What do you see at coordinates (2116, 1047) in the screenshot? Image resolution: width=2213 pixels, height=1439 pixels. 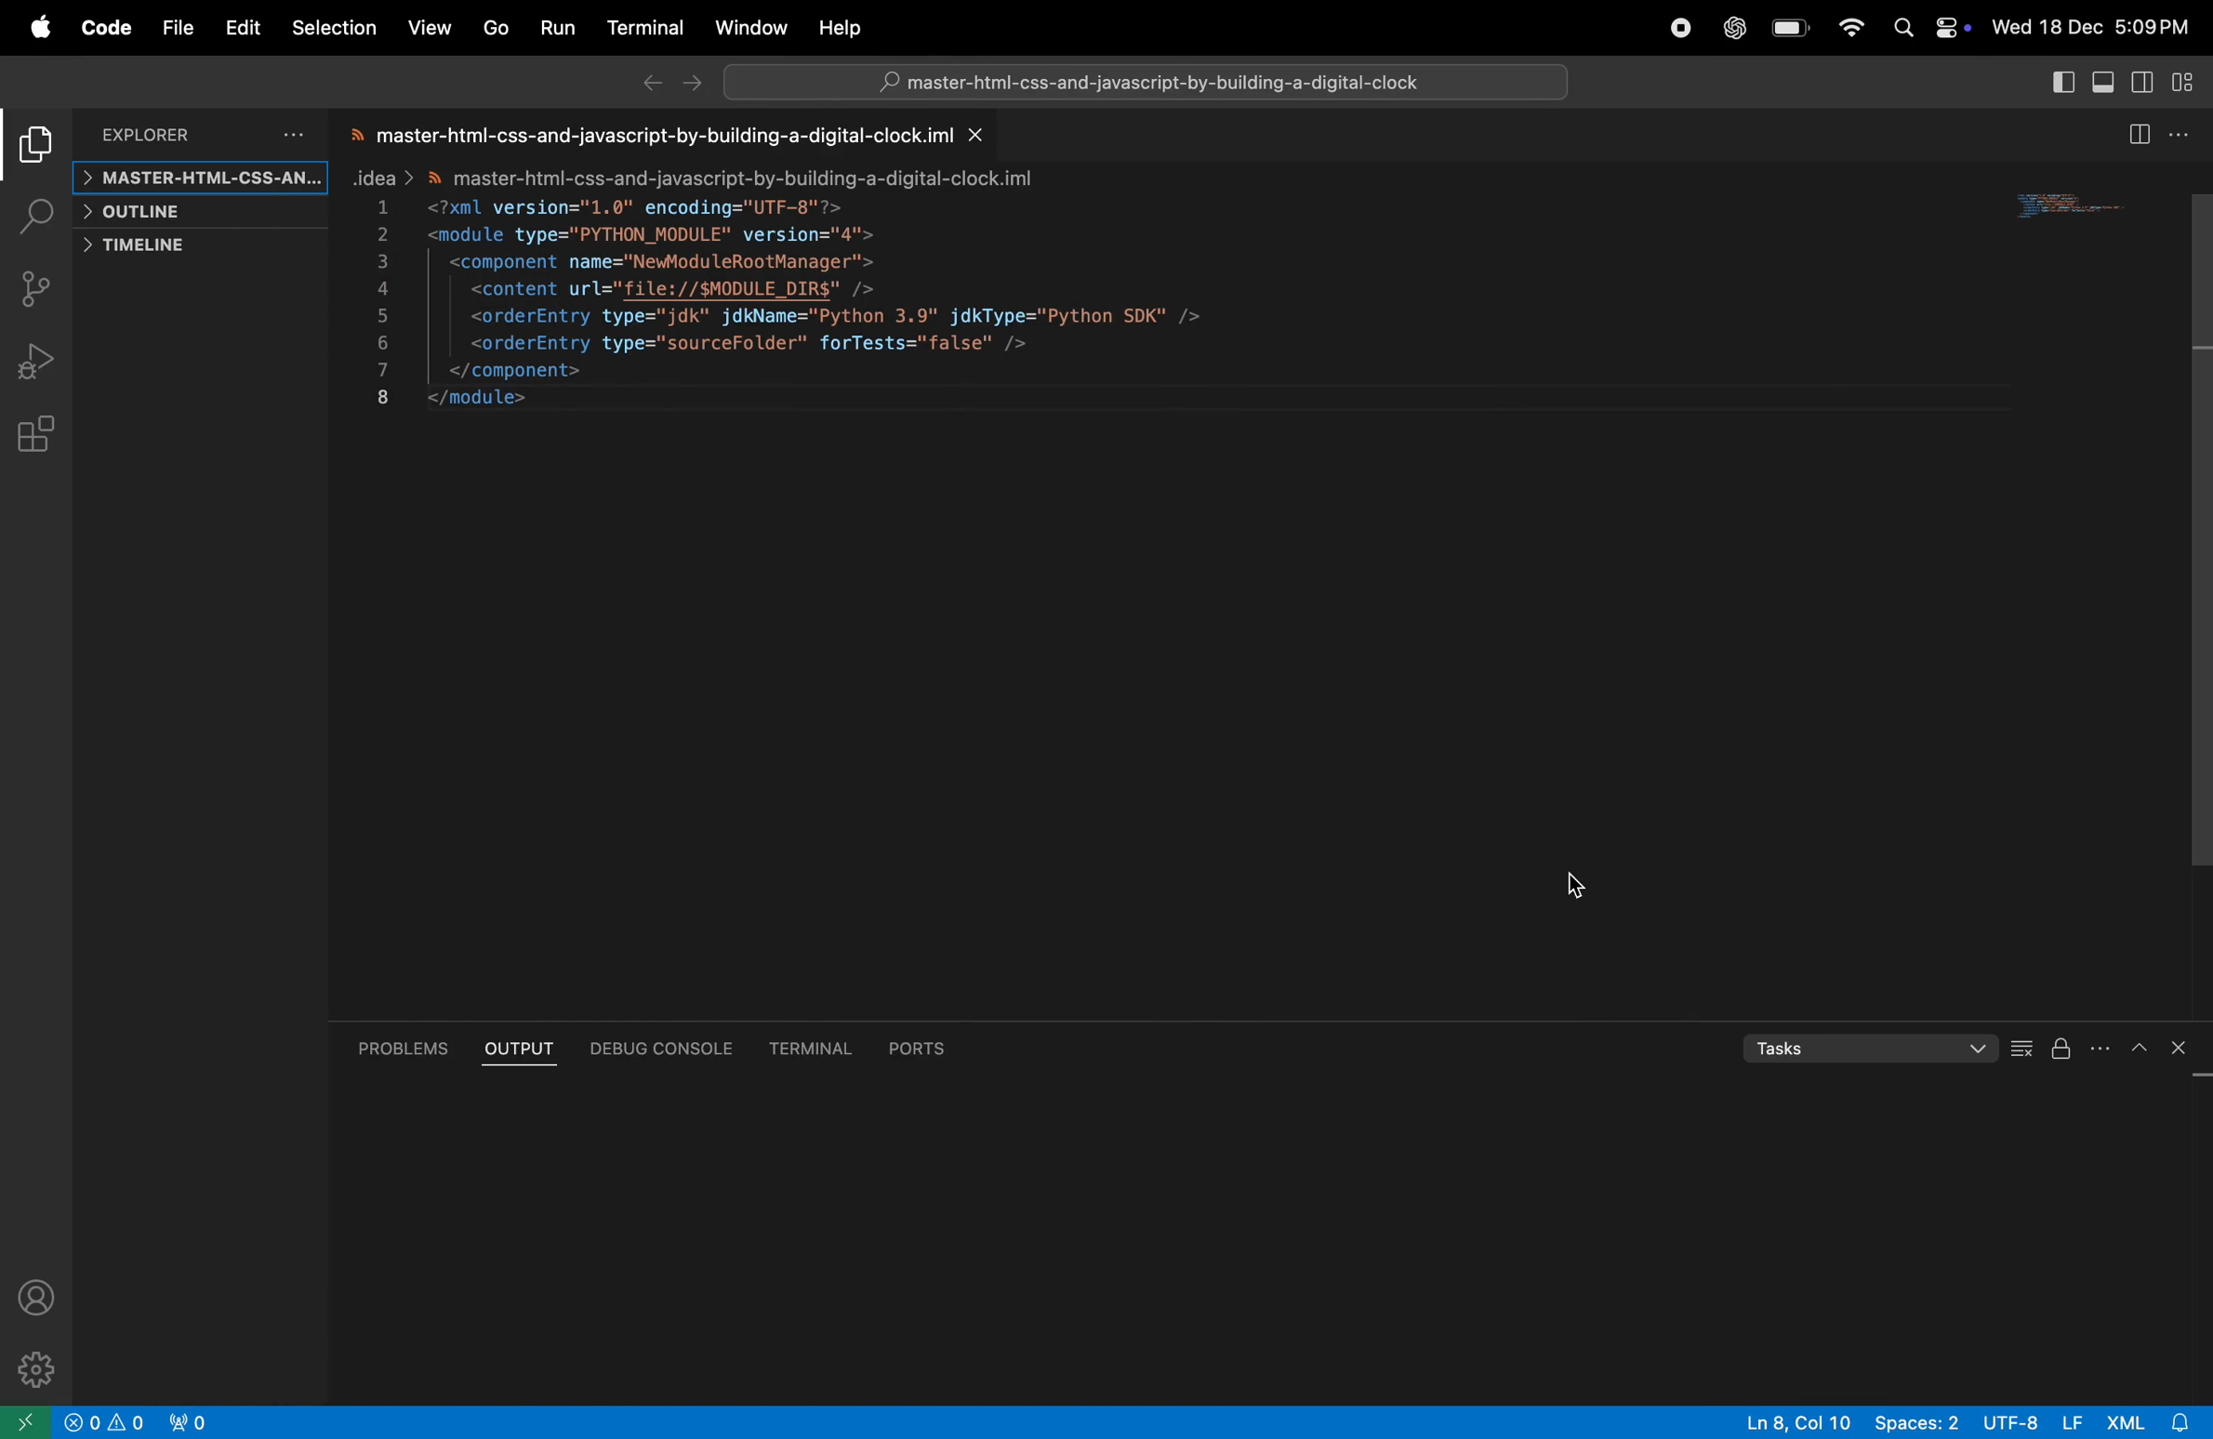 I see `options` at bounding box center [2116, 1047].